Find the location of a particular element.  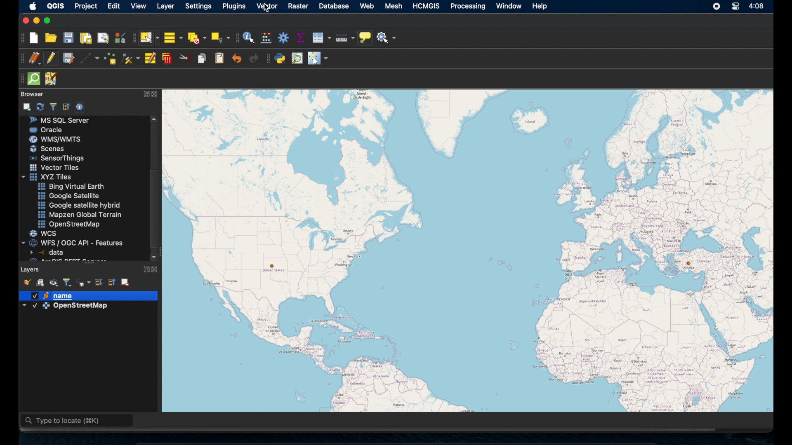

open print layout is located at coordinates (86, 39).